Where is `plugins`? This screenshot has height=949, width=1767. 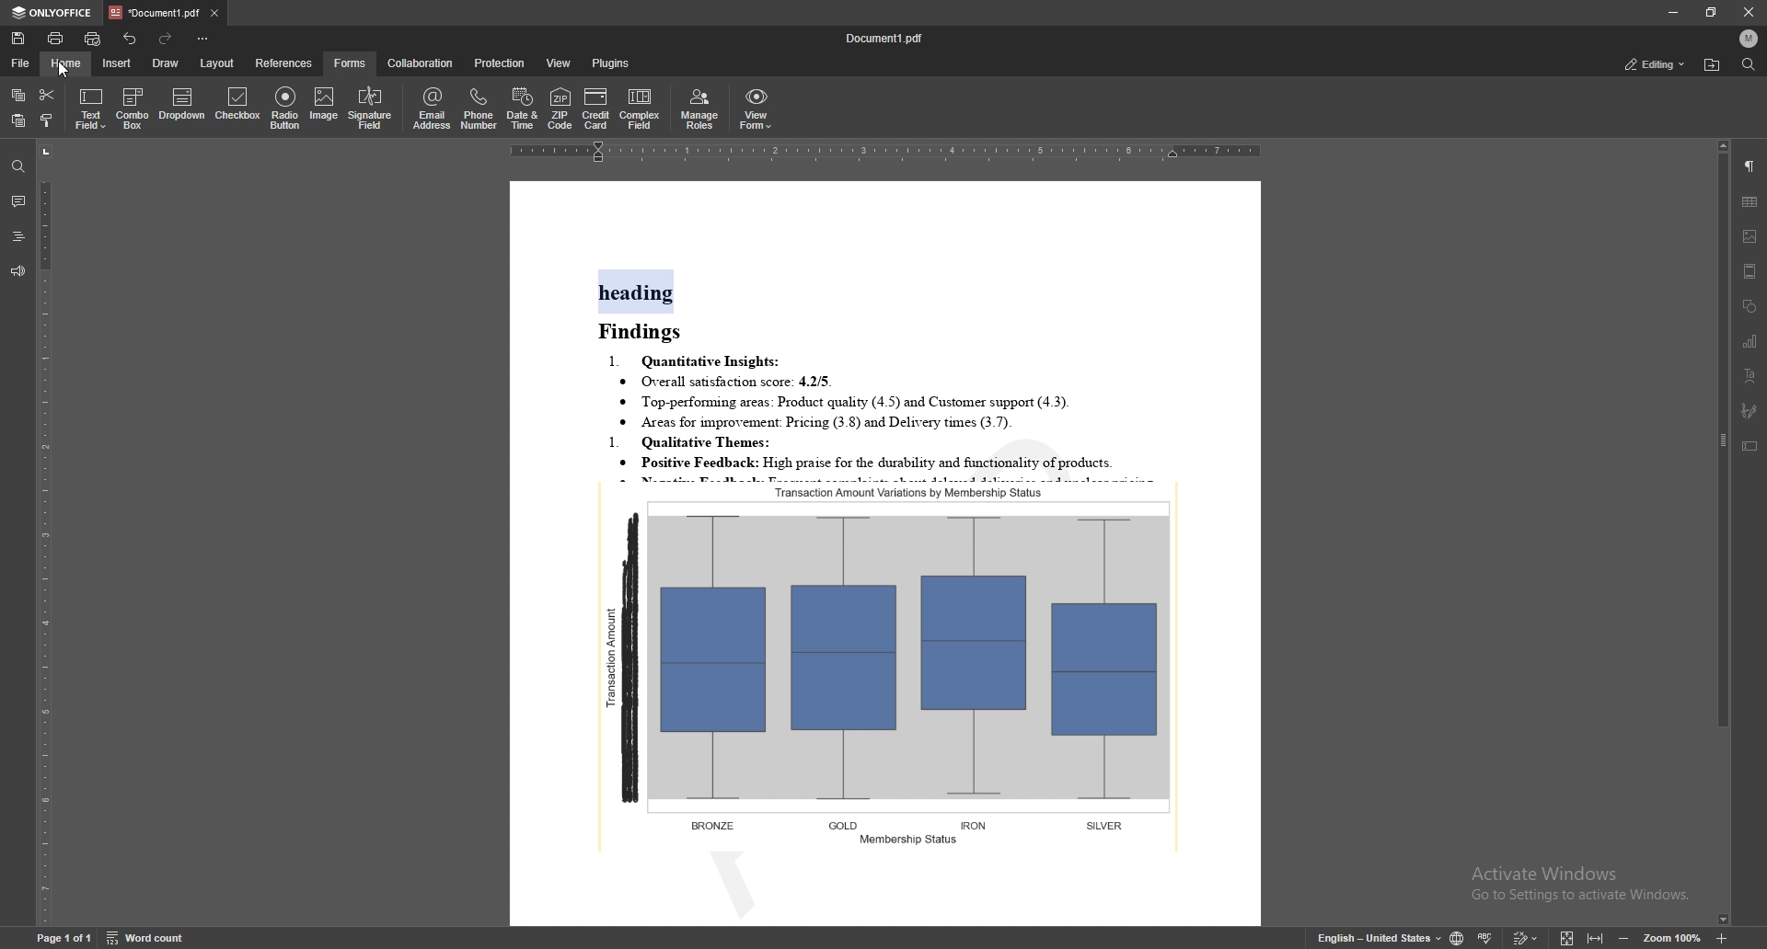
plugins is located at coordinates (610, 63).